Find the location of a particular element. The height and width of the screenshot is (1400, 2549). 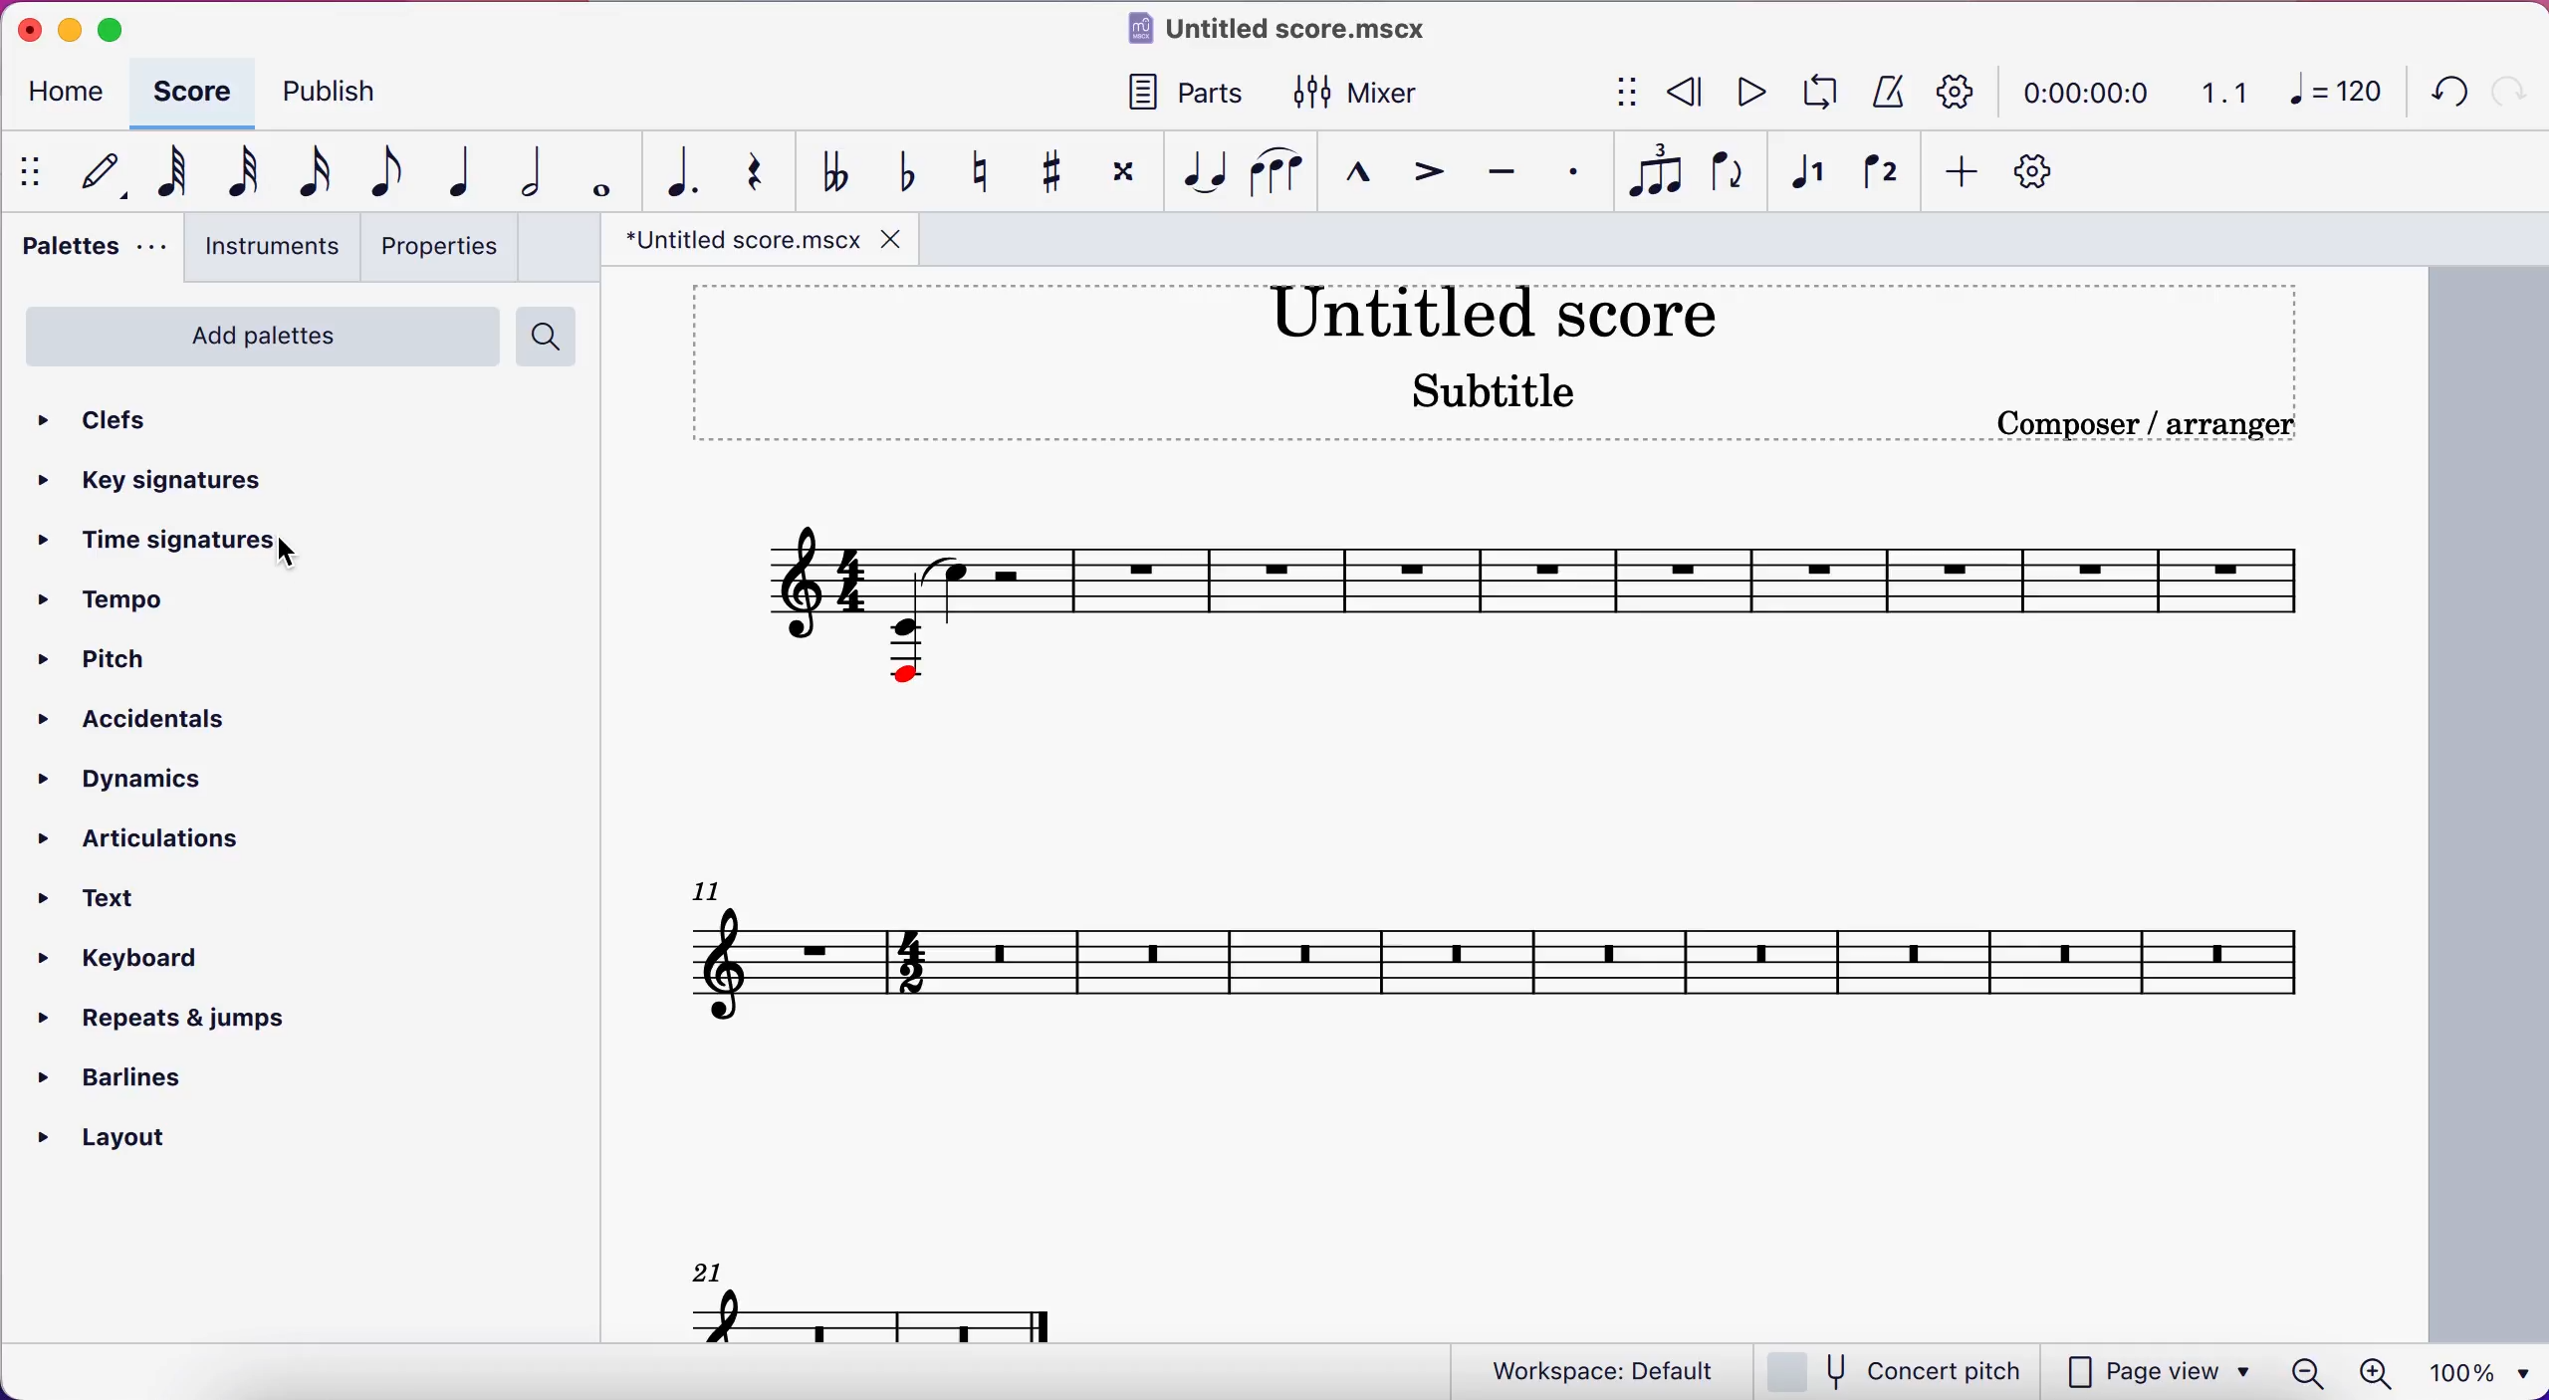

close is located at coordinates (22, 29).